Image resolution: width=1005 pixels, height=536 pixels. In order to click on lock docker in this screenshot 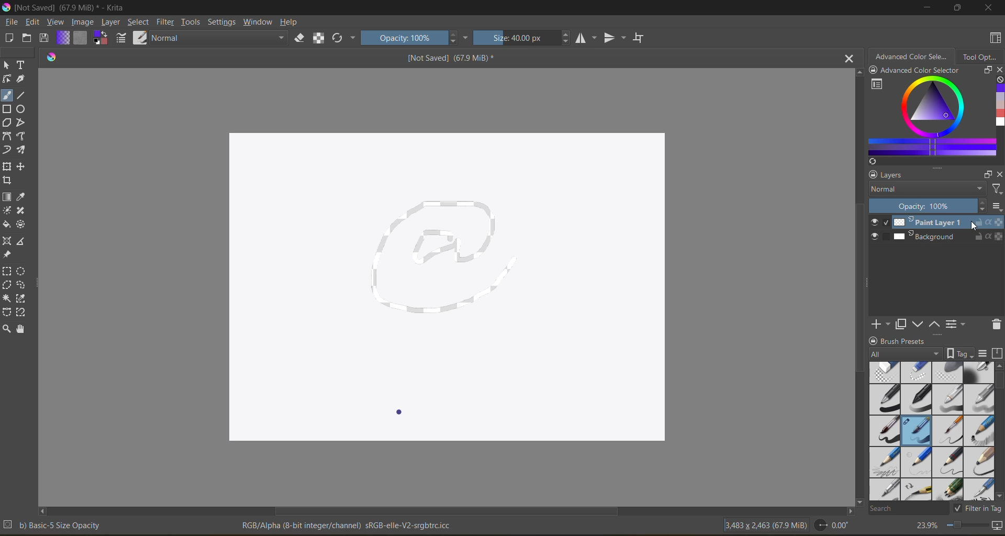, I will do `click(872, 174)`.